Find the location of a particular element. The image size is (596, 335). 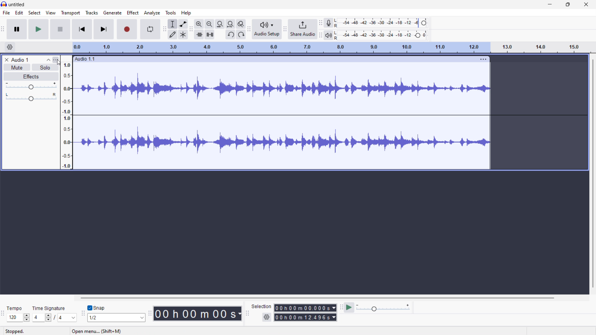

playback speed is located at coordinates (383, 308).